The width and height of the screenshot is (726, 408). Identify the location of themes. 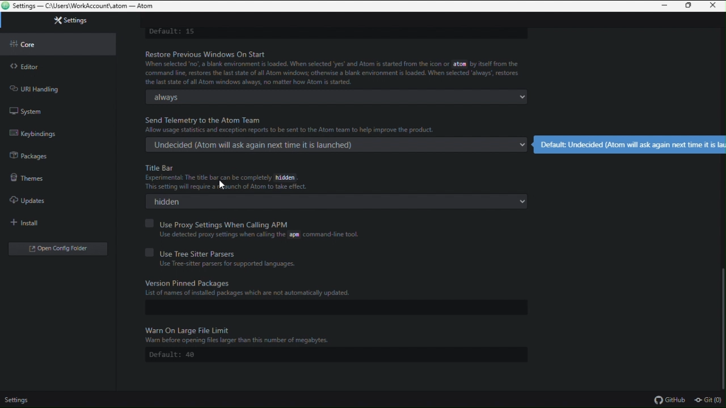
(53, 176).